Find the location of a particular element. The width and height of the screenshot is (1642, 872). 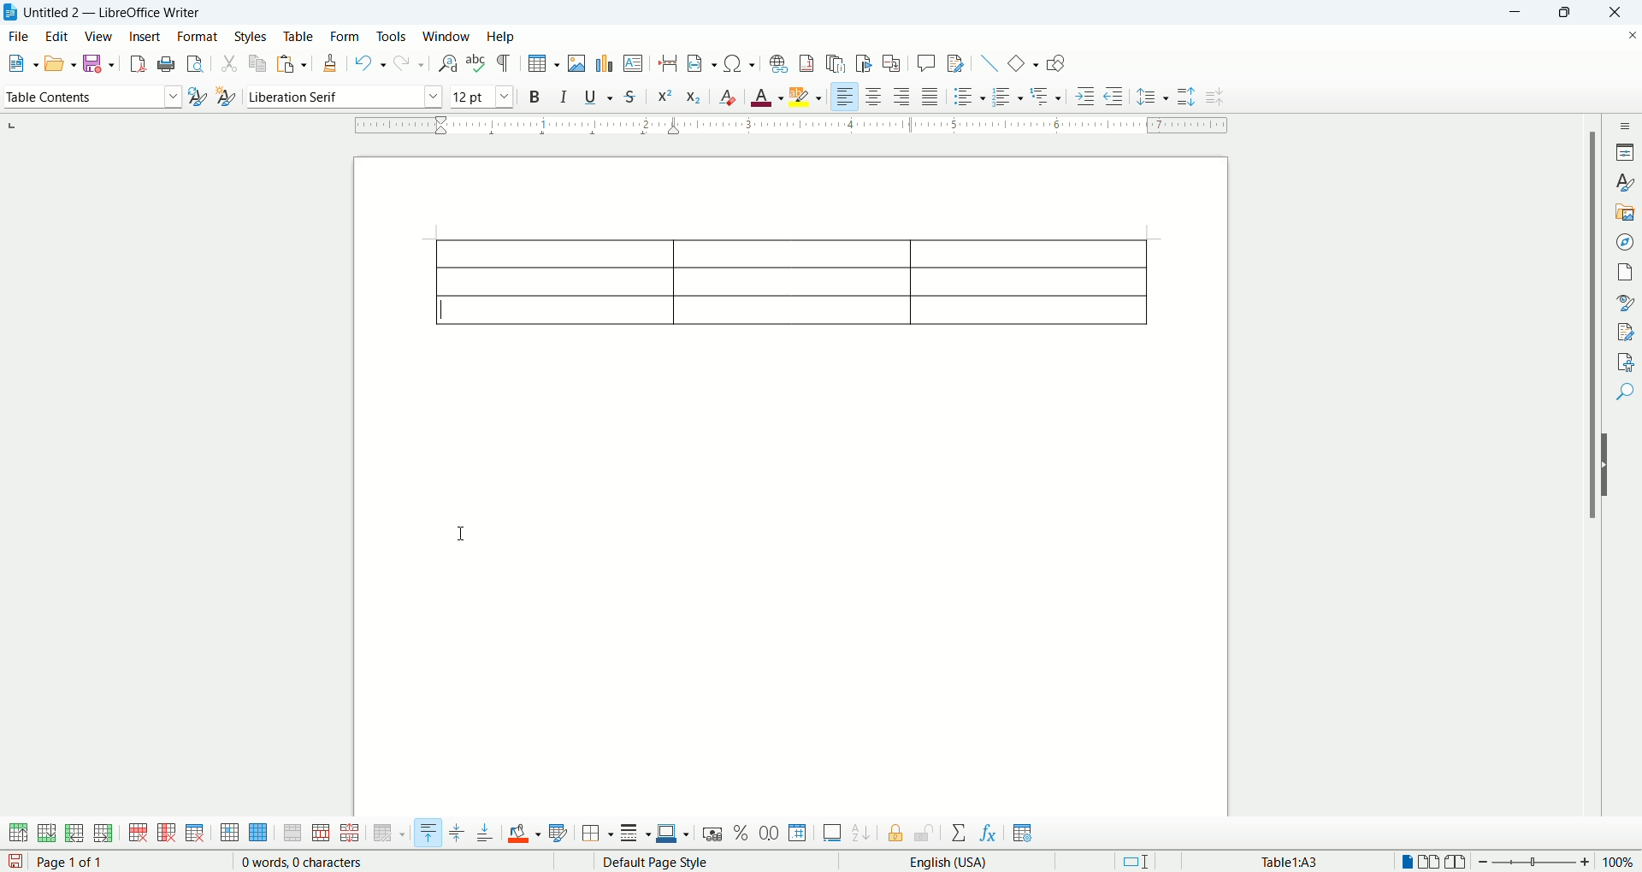

show track changes is located at coordinates (955, 63).